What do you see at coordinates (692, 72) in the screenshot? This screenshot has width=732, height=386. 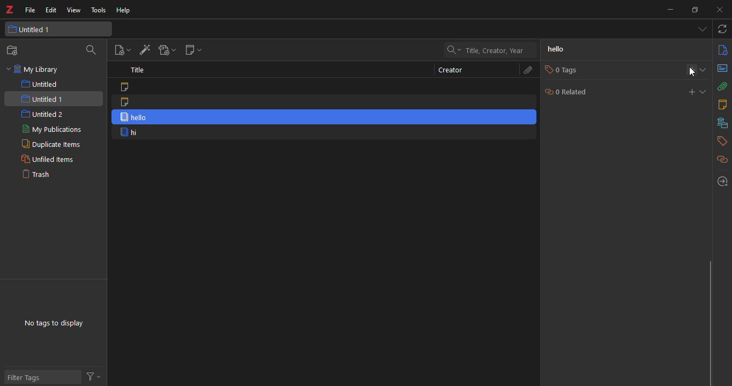 I see `cursor` at bounding box center [692, 72].